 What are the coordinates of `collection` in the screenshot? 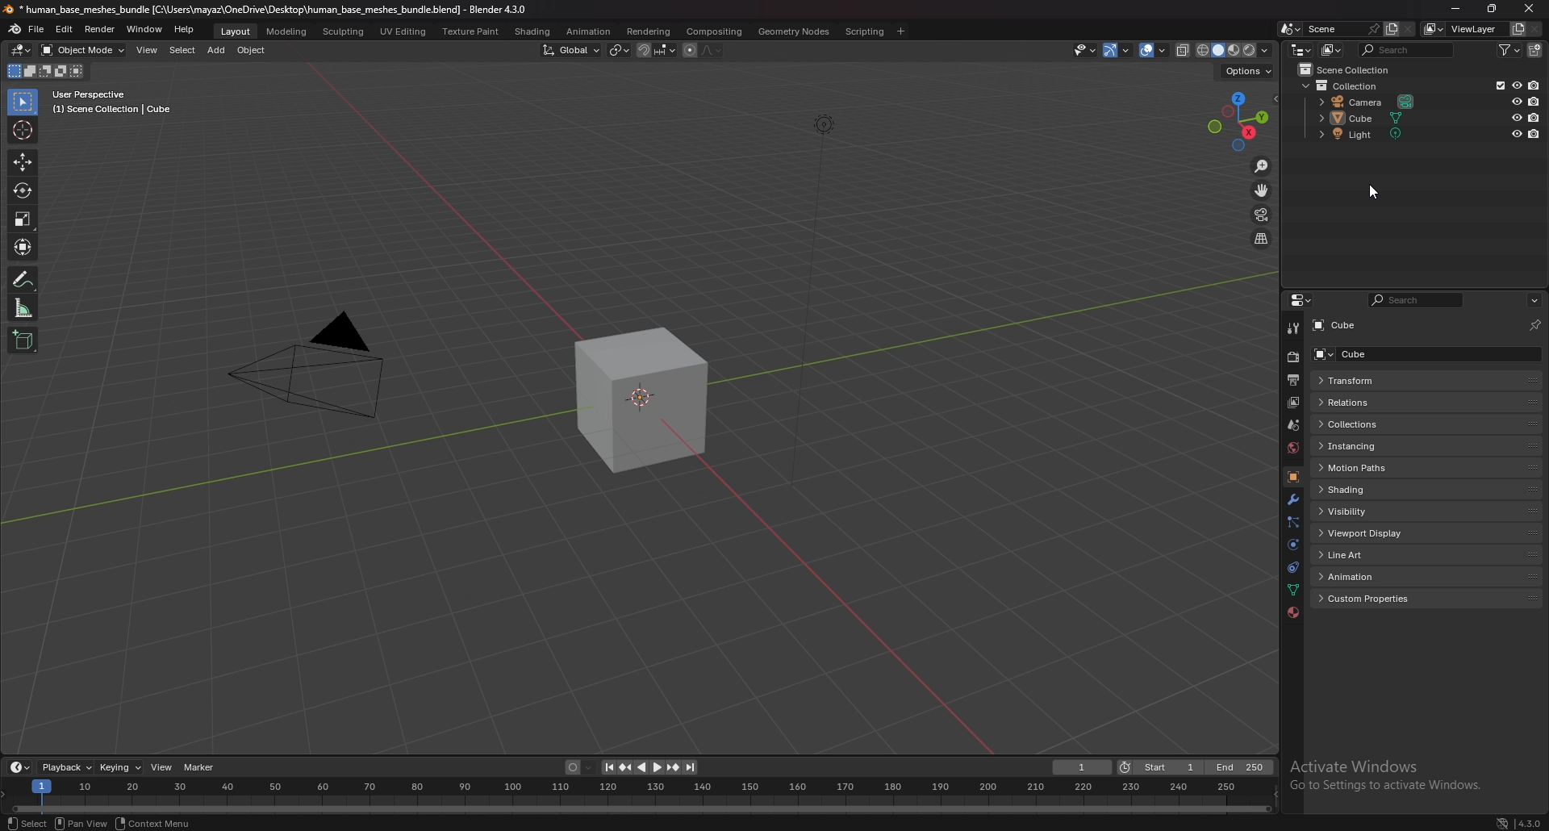 It's located at (1347, 85).